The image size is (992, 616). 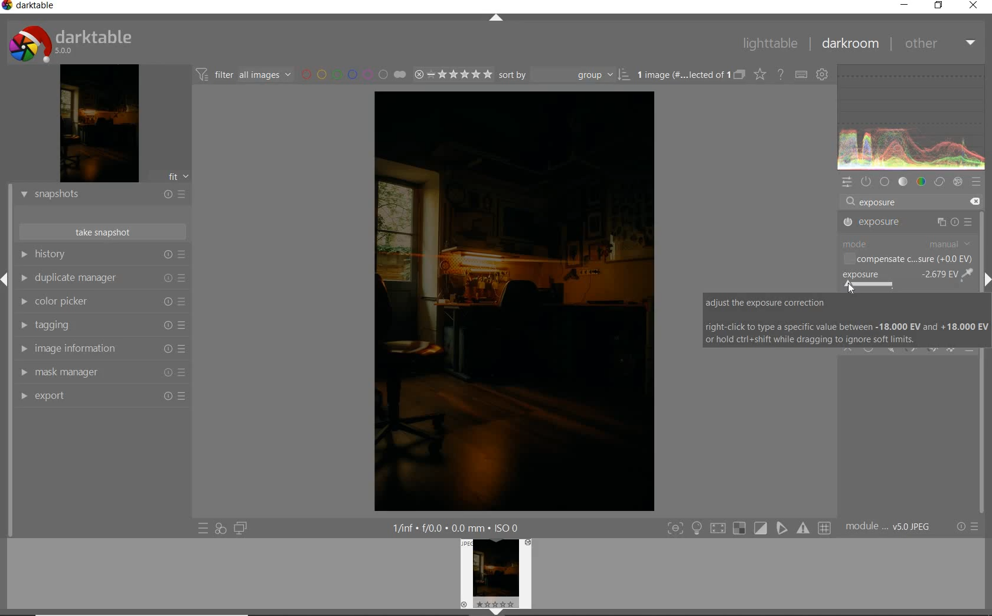 What do you see at coordinates (823, 76) in the screenshot?
I see `show global preferences` at bounding box center [823, 76].